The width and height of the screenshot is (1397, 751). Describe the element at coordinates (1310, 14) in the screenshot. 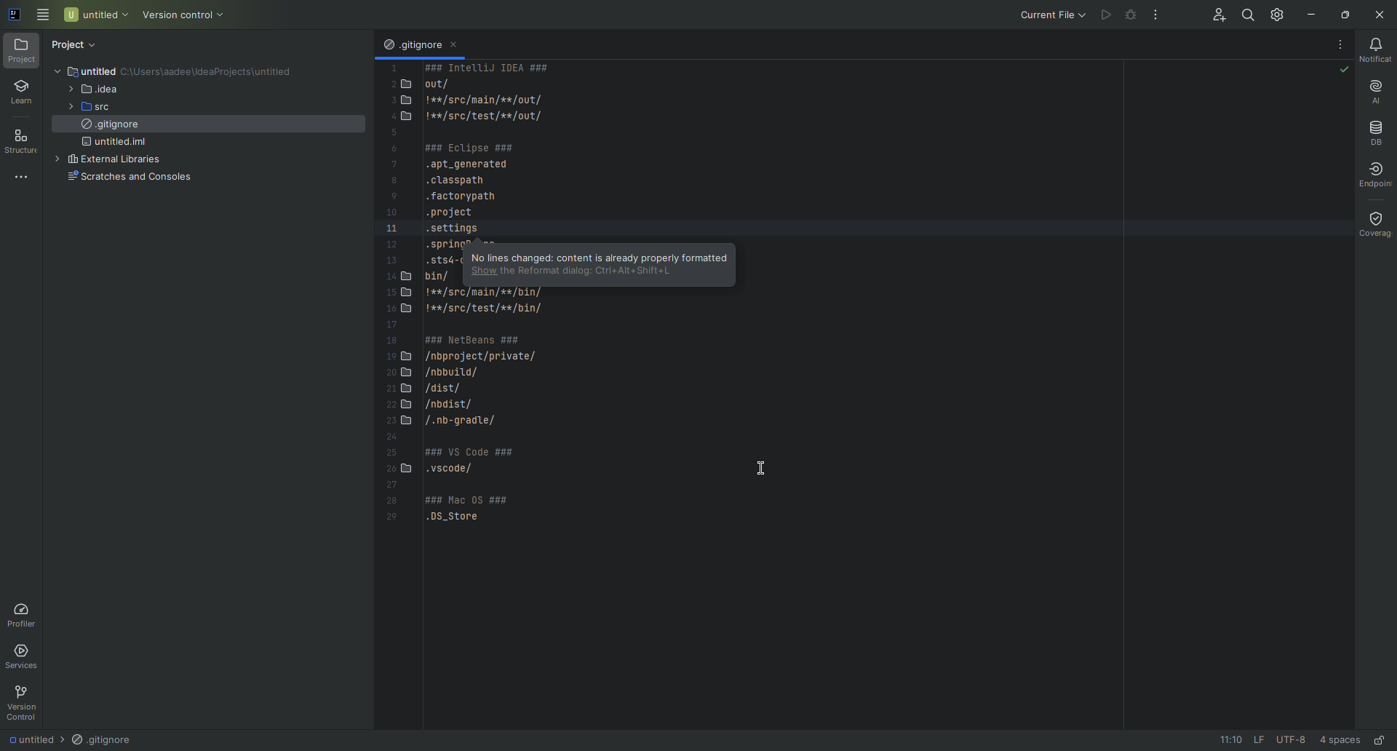

I see `Minimize` at that location.